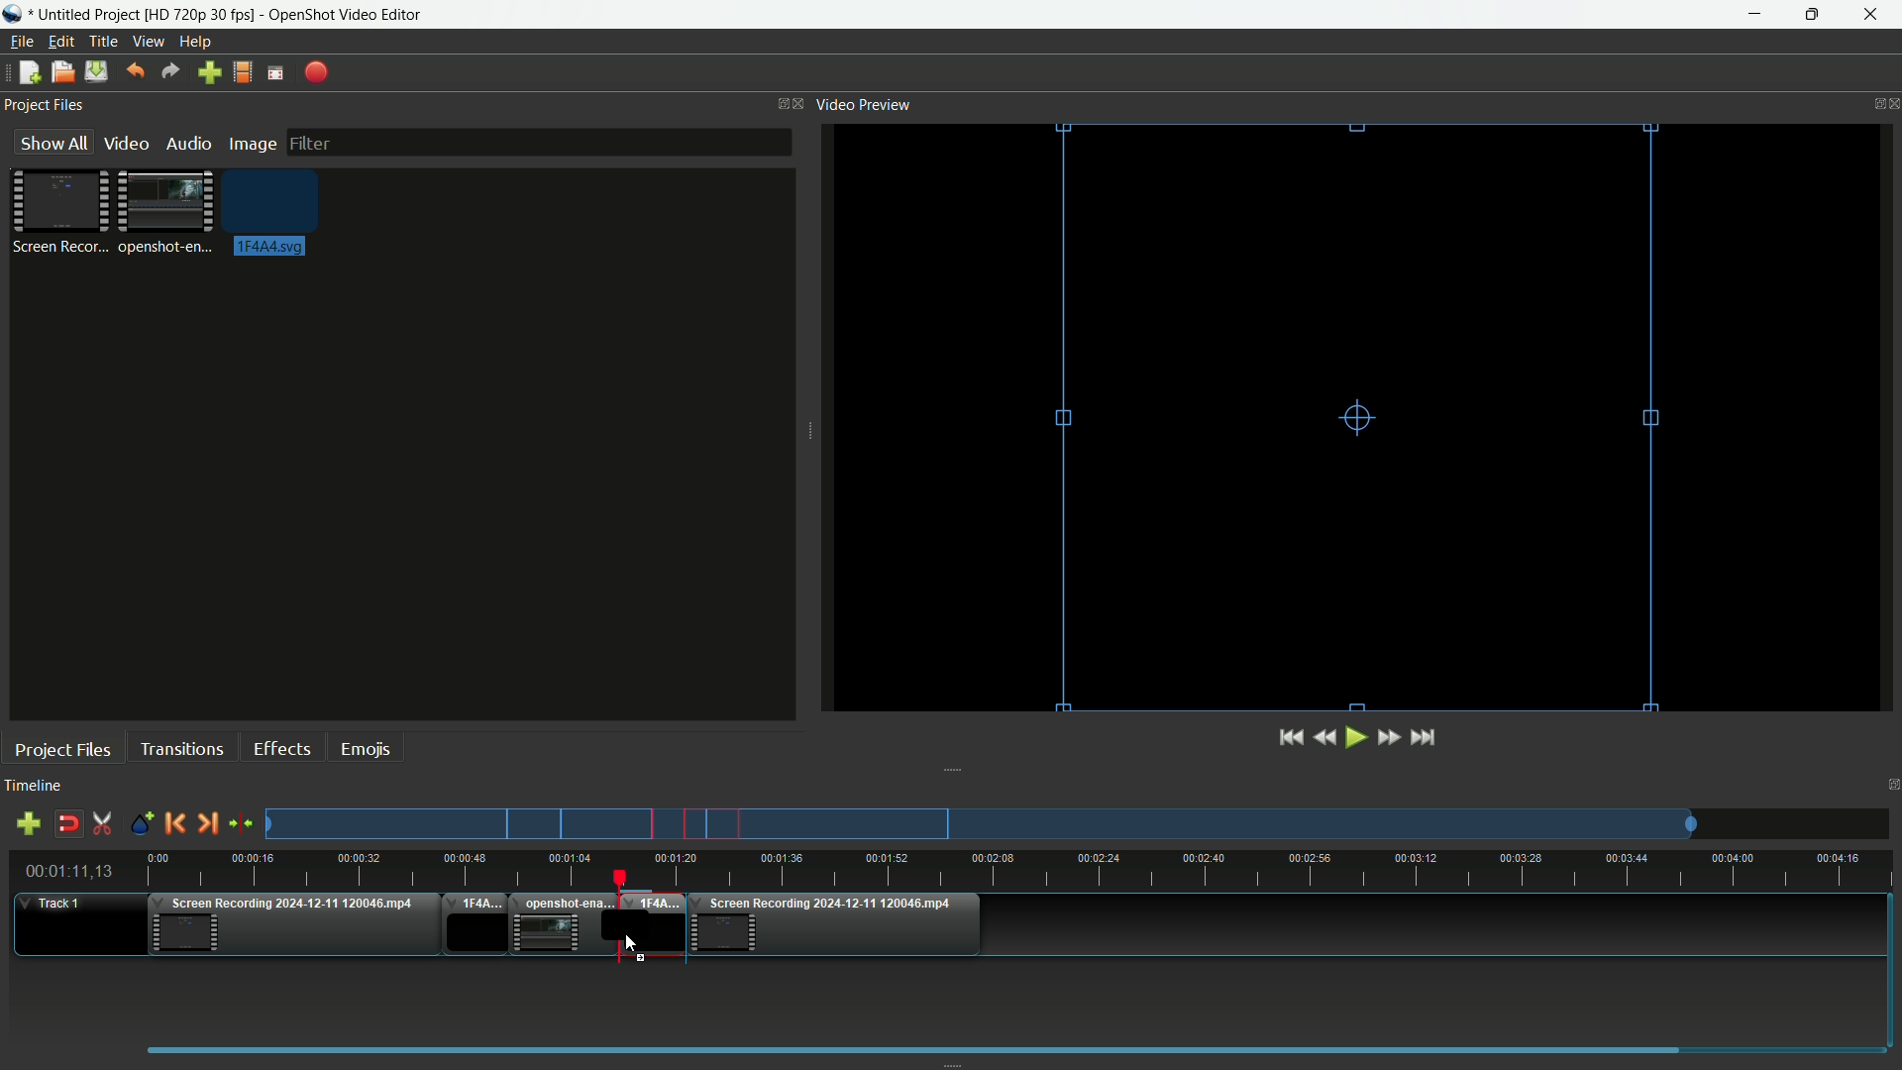 Image resolution: width=1902 pixels, height=1070 pixels. What do you see at coordinates (170, 72) in the screenshot?
I see `Redo` at bounding box center [170, 72].